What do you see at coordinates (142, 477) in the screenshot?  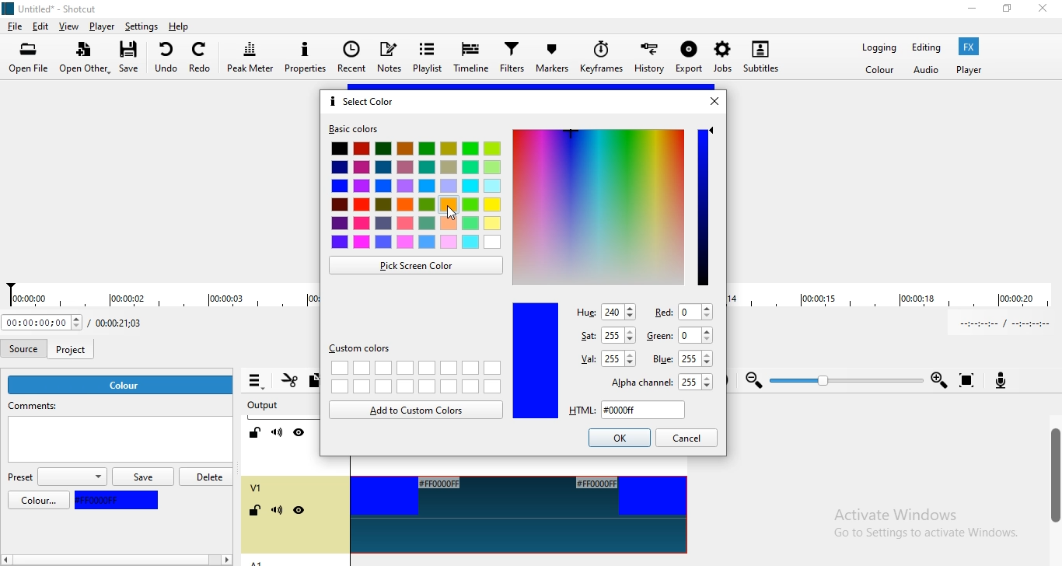 I see `save` at bounding box center [142, 477].